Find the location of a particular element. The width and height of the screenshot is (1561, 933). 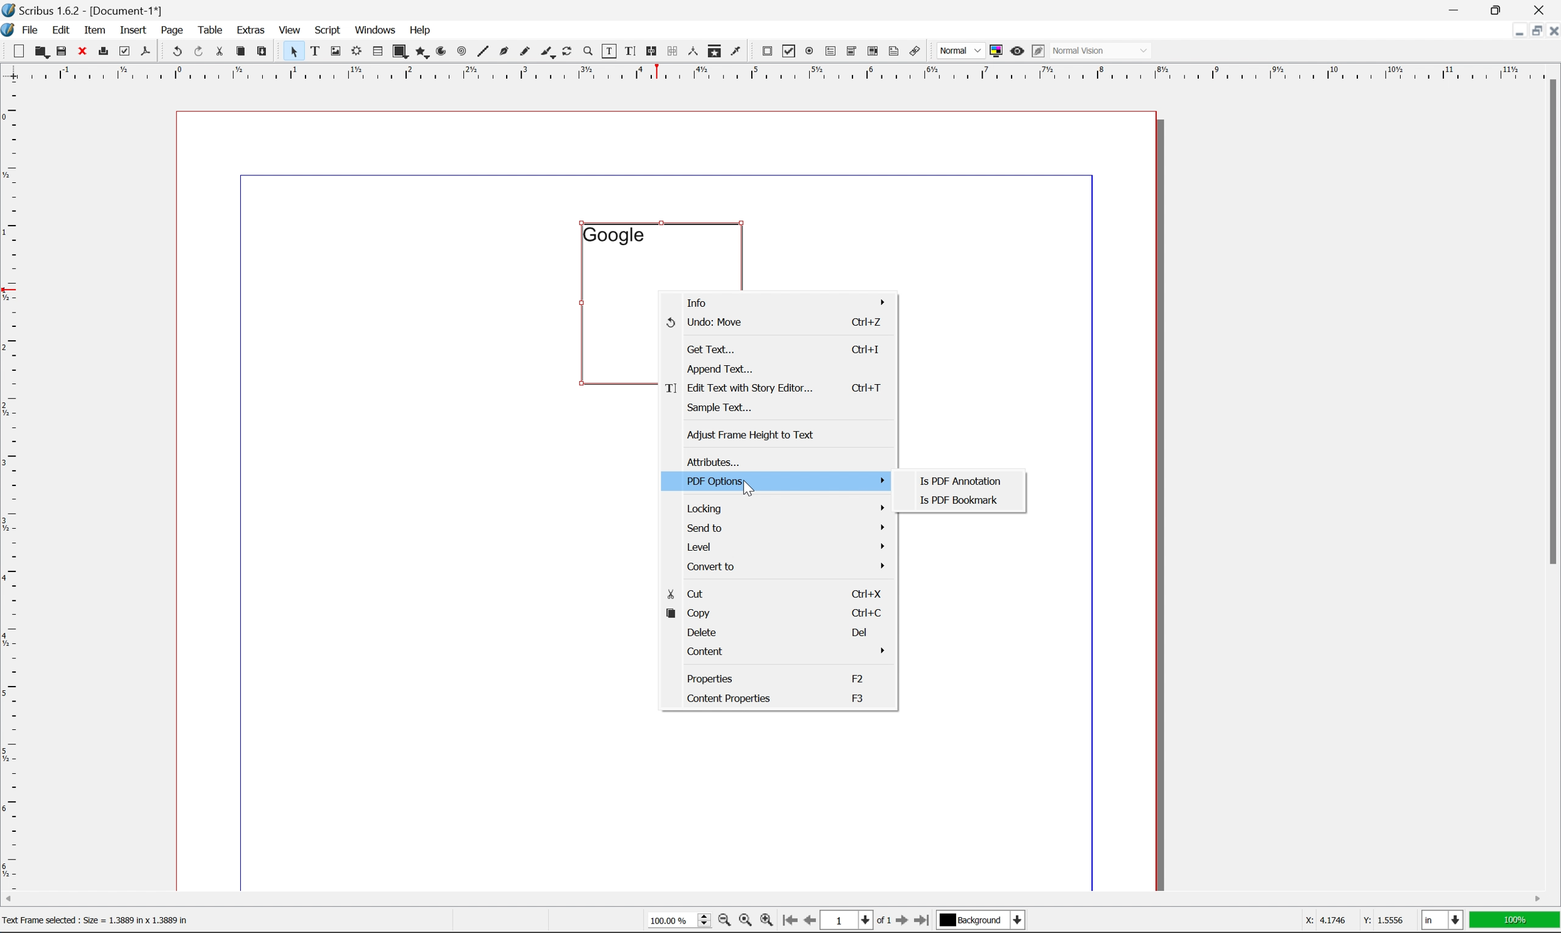

google is located at coordinates (613, 235).